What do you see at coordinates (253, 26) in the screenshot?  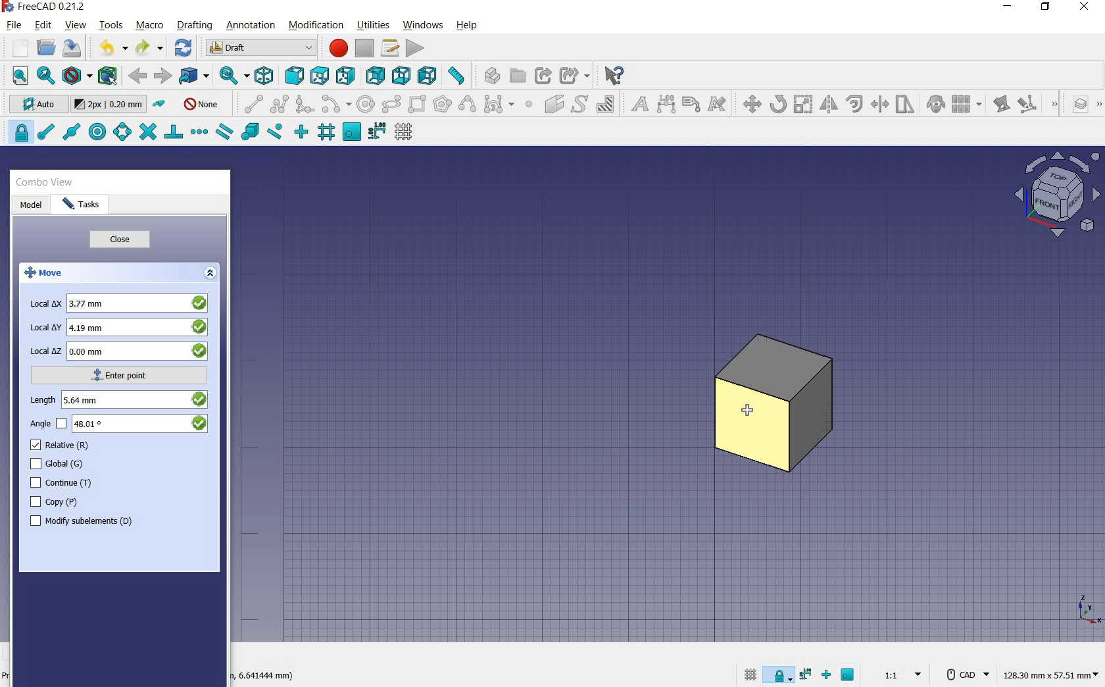 I see `annotation` at bounding box center [253, 26].